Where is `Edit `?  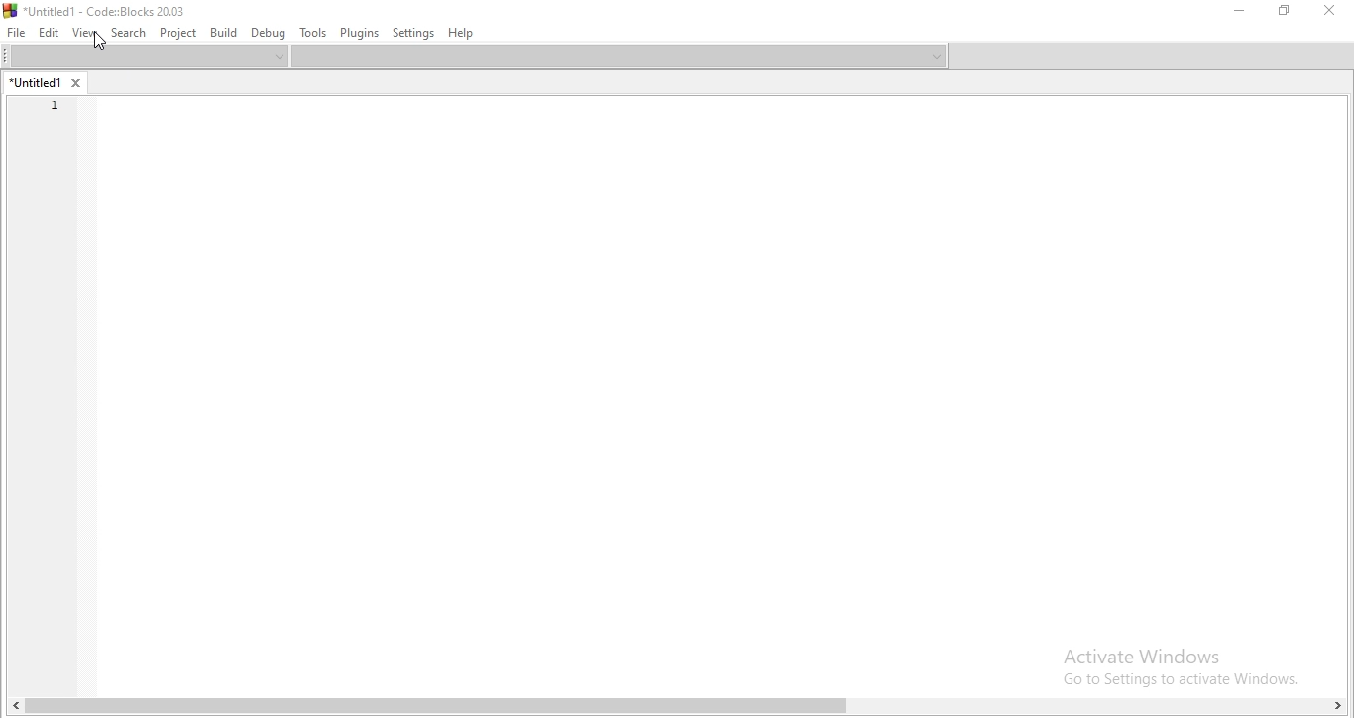 Edit  is located at coordinates (50, 33).